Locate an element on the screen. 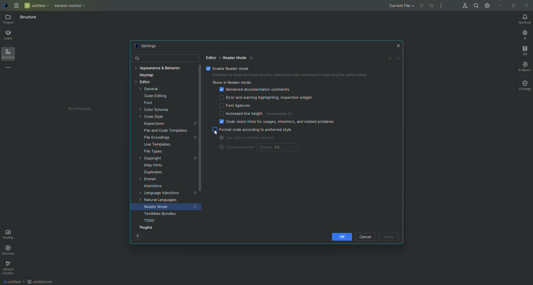  More Actions is located at coordinates (441, 6).